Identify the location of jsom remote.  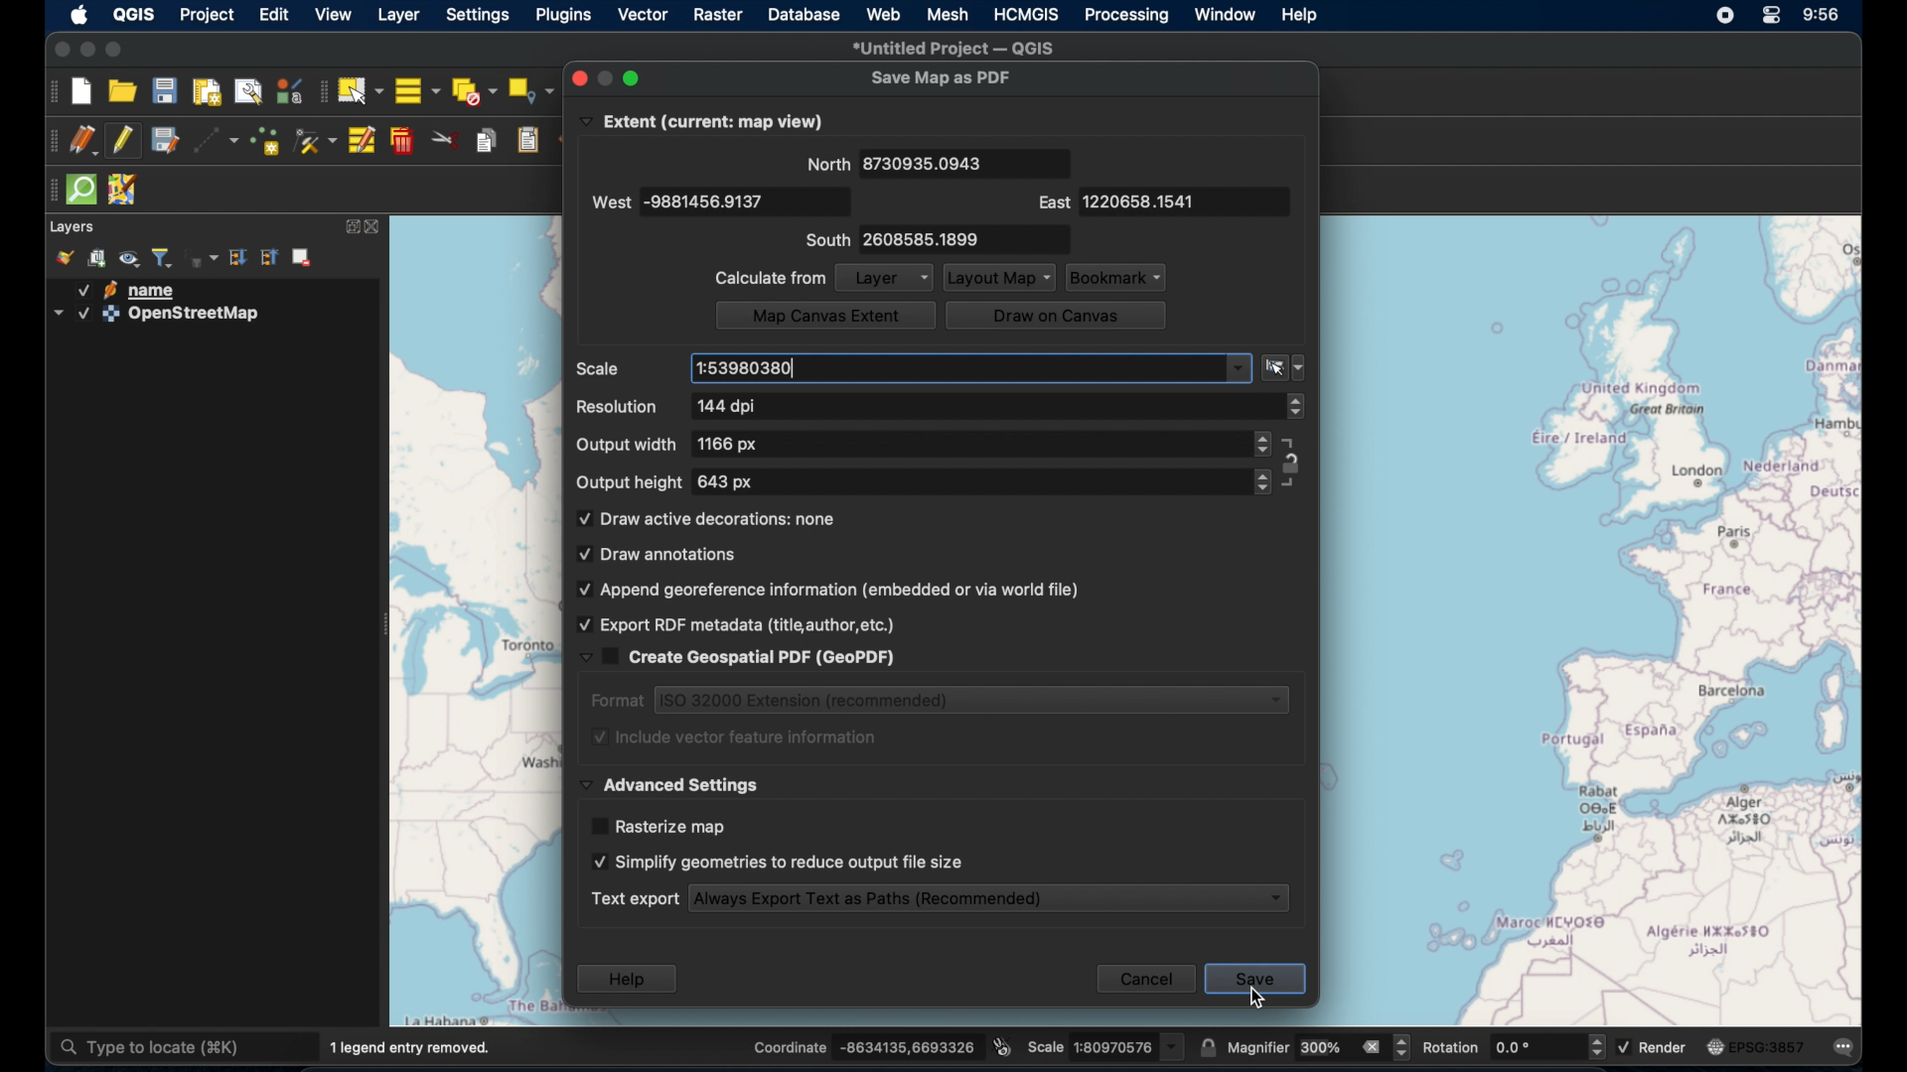
(121, 190).